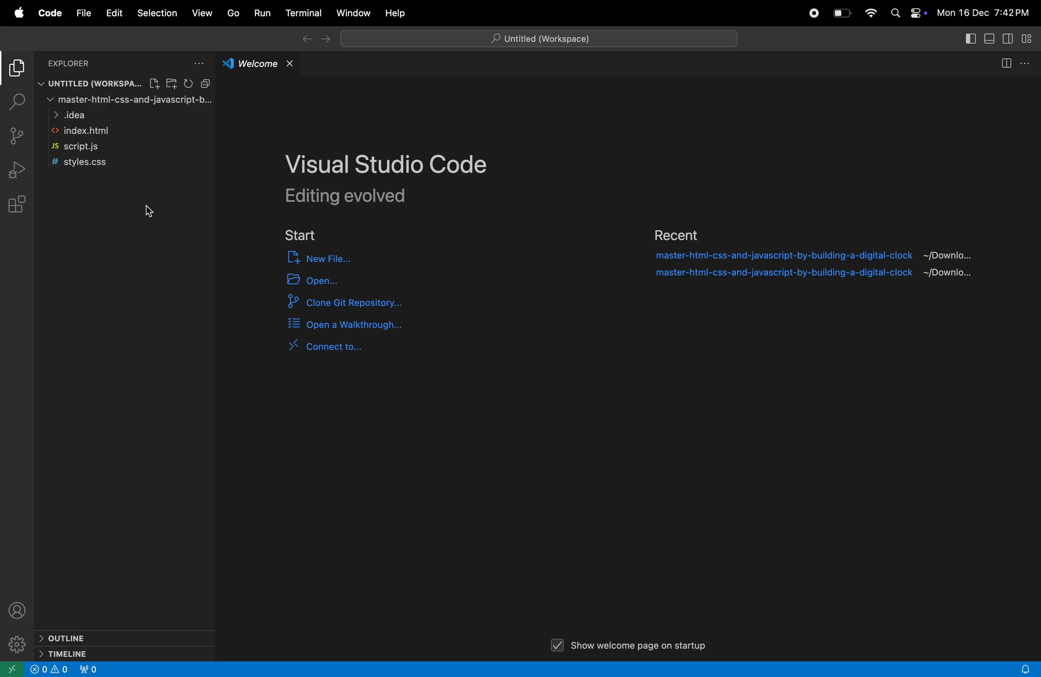 This screenshot has height=677, width=1041. Describe the element at coordinates (17, 645) in the screenshot. I see `settings` at that location.